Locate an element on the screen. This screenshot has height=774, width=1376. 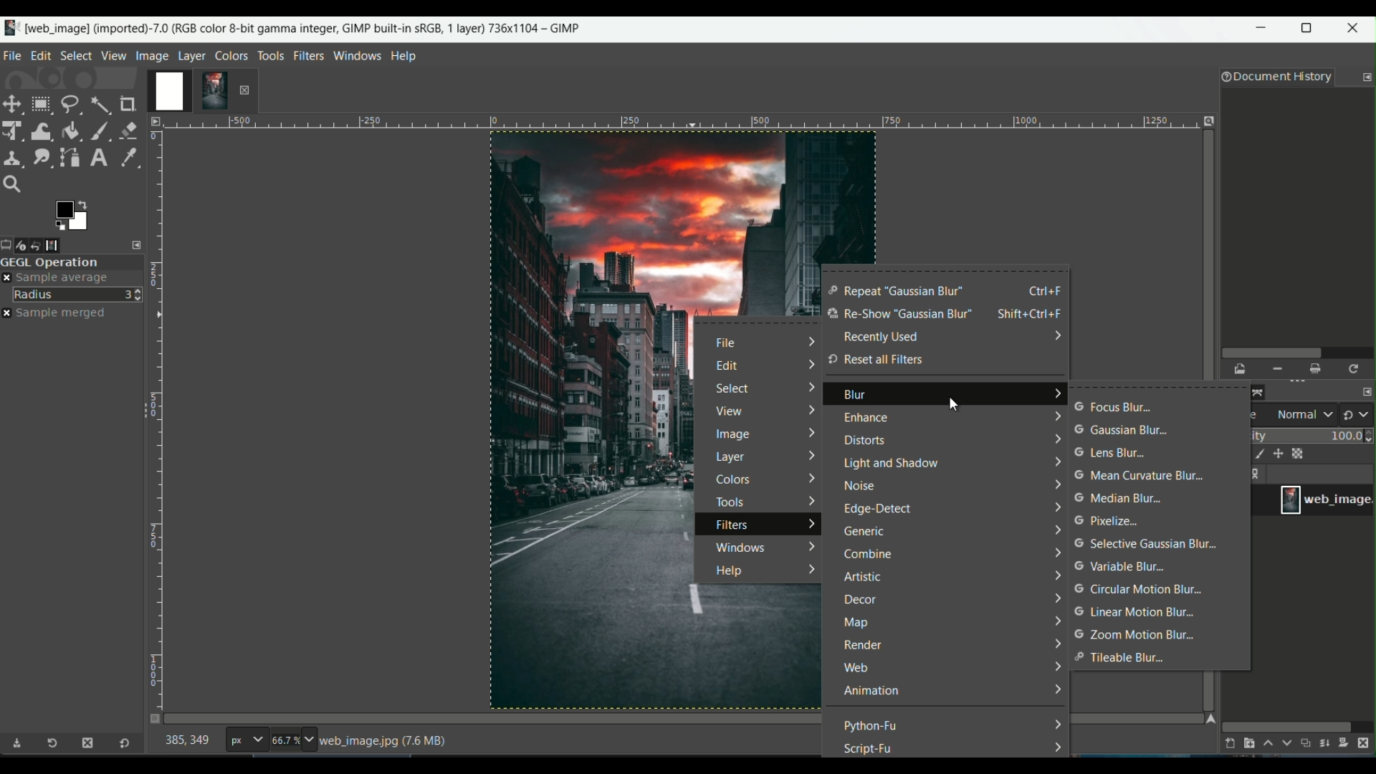
crop tool is located at coordinates (130, 104).